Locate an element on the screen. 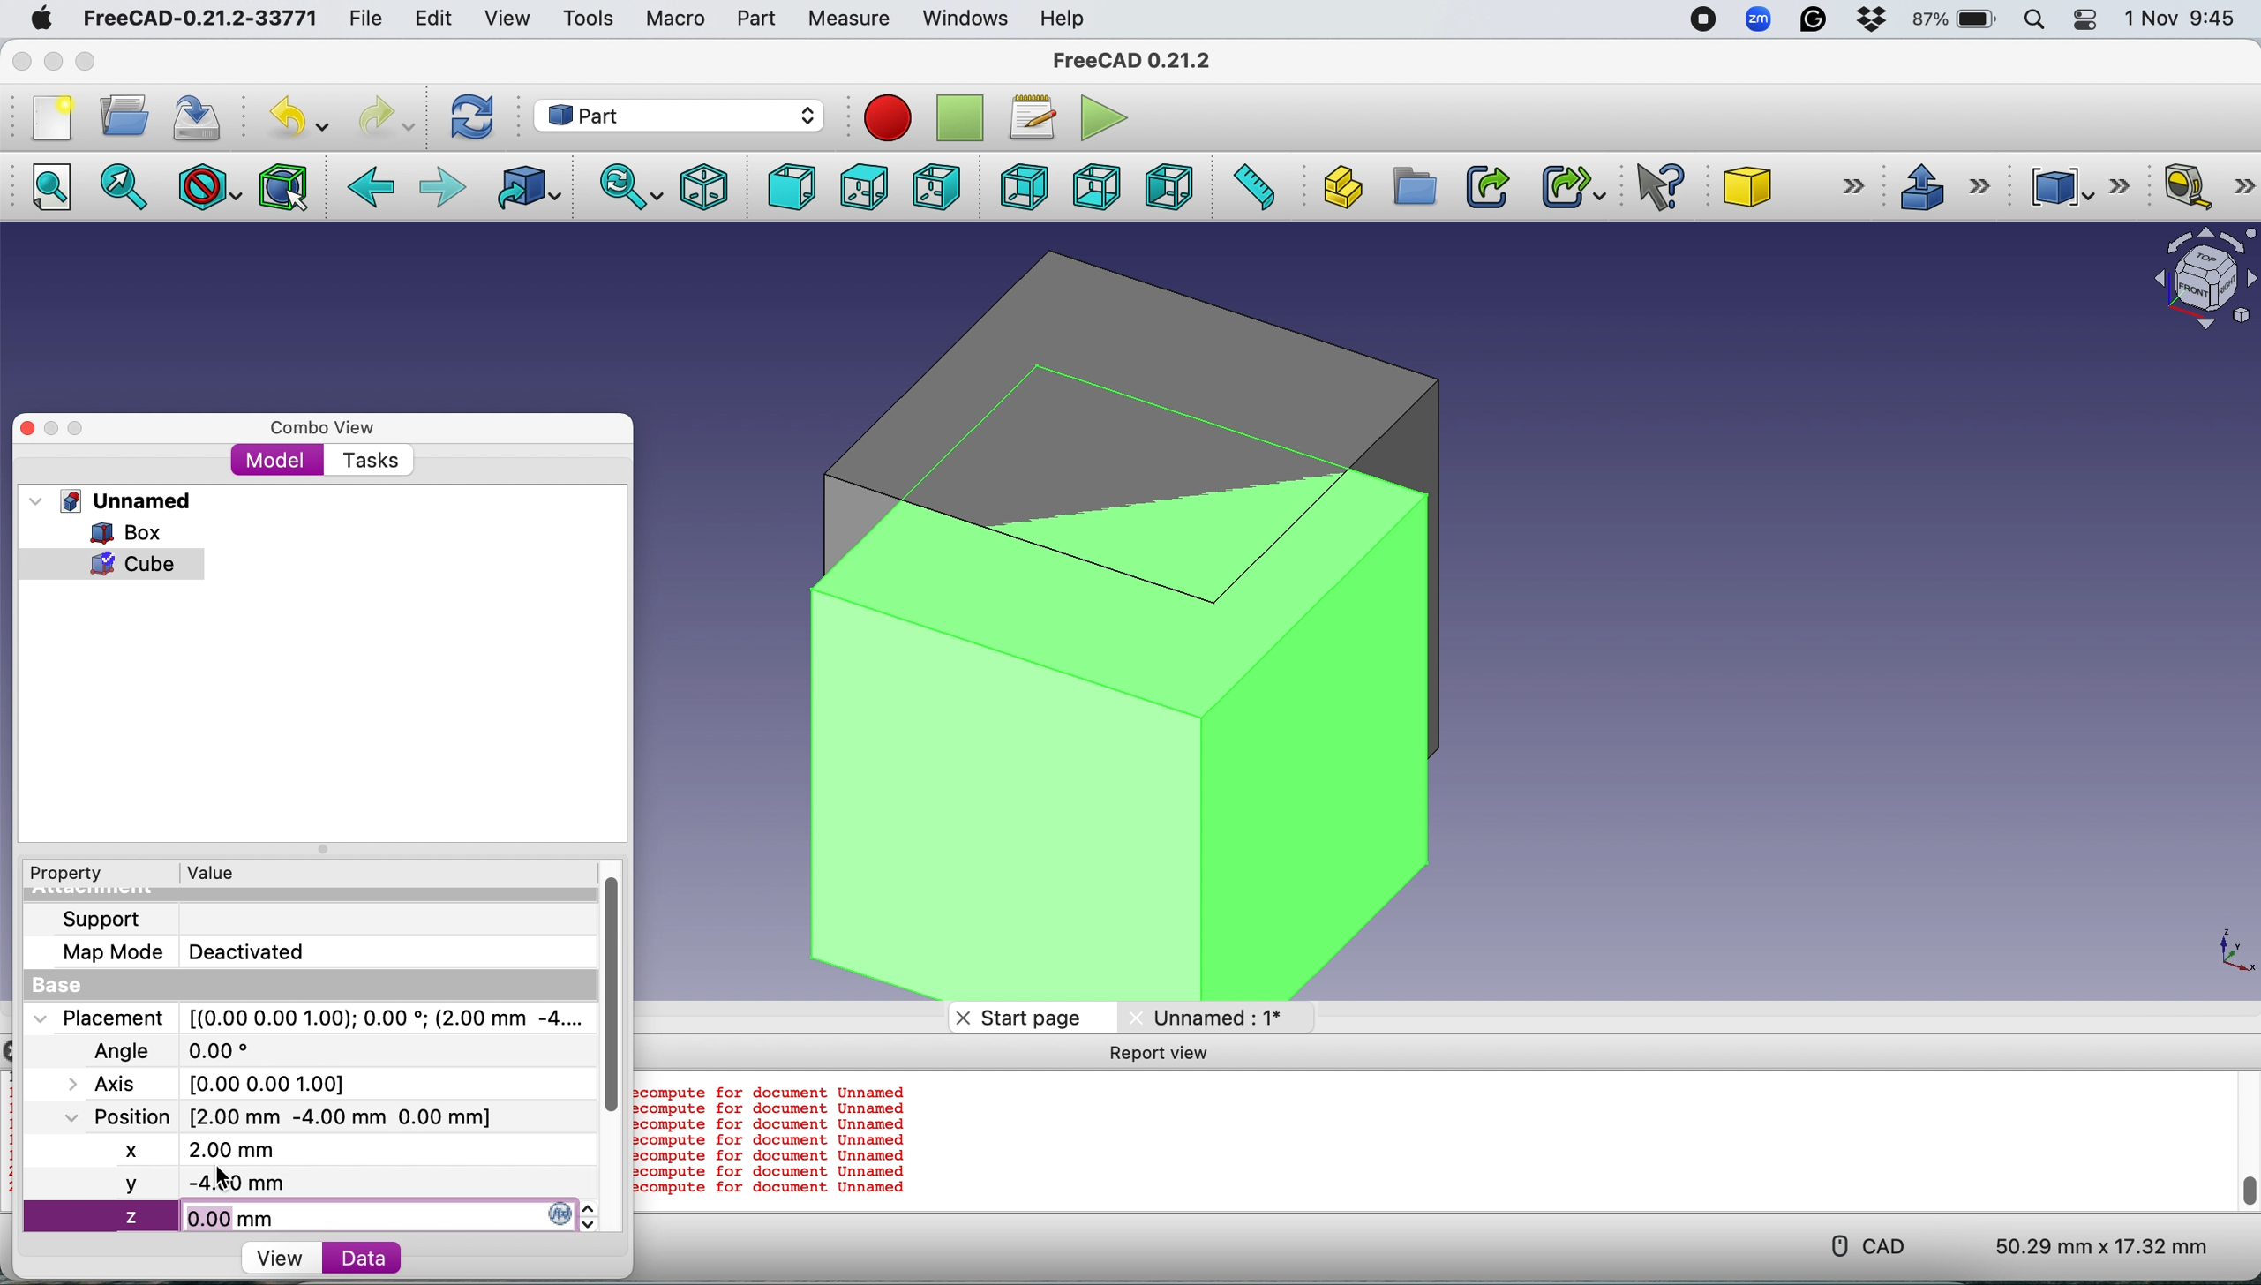 Image resolution: width=2261 pixels, height=1285 pixels. Unnamed is located at coordinates (131, 500).